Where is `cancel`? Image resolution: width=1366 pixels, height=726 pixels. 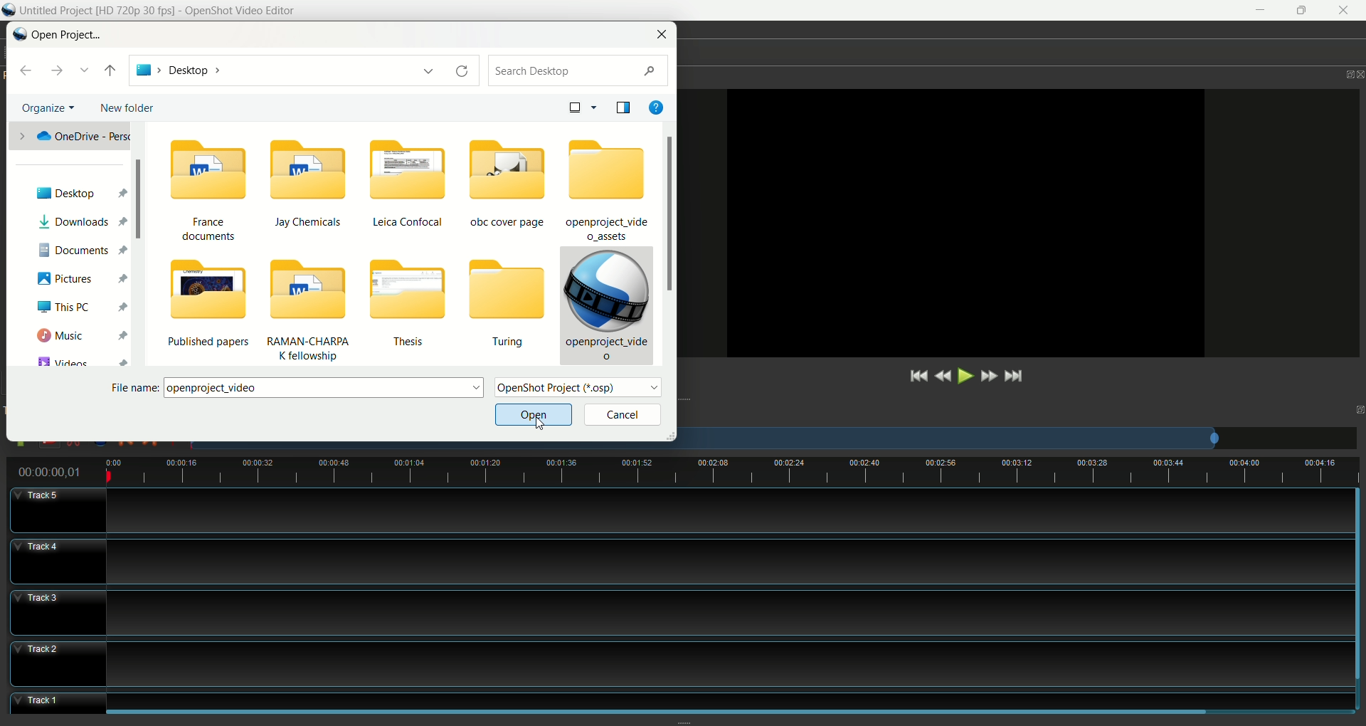 cancel is located at coordinates (622, 416).